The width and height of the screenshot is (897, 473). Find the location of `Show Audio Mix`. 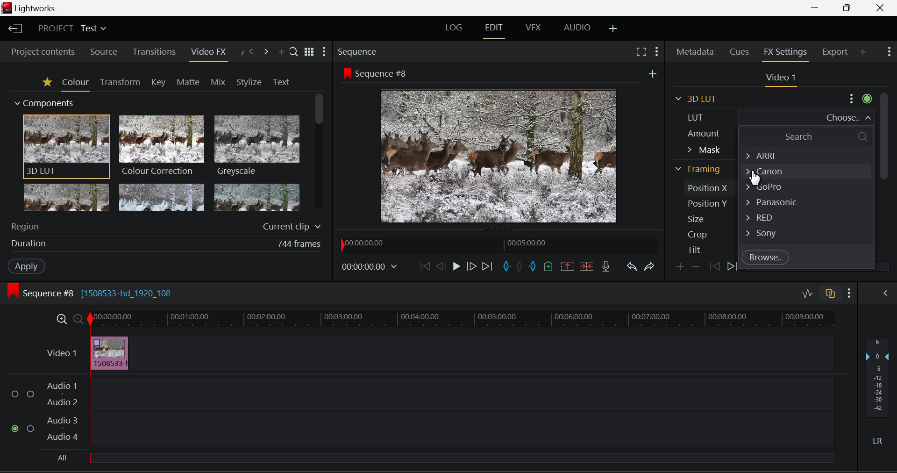

Show Audio Mix is located at coordinates (883, 292).